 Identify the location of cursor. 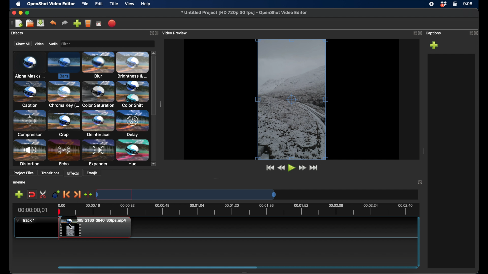
(71, 226).